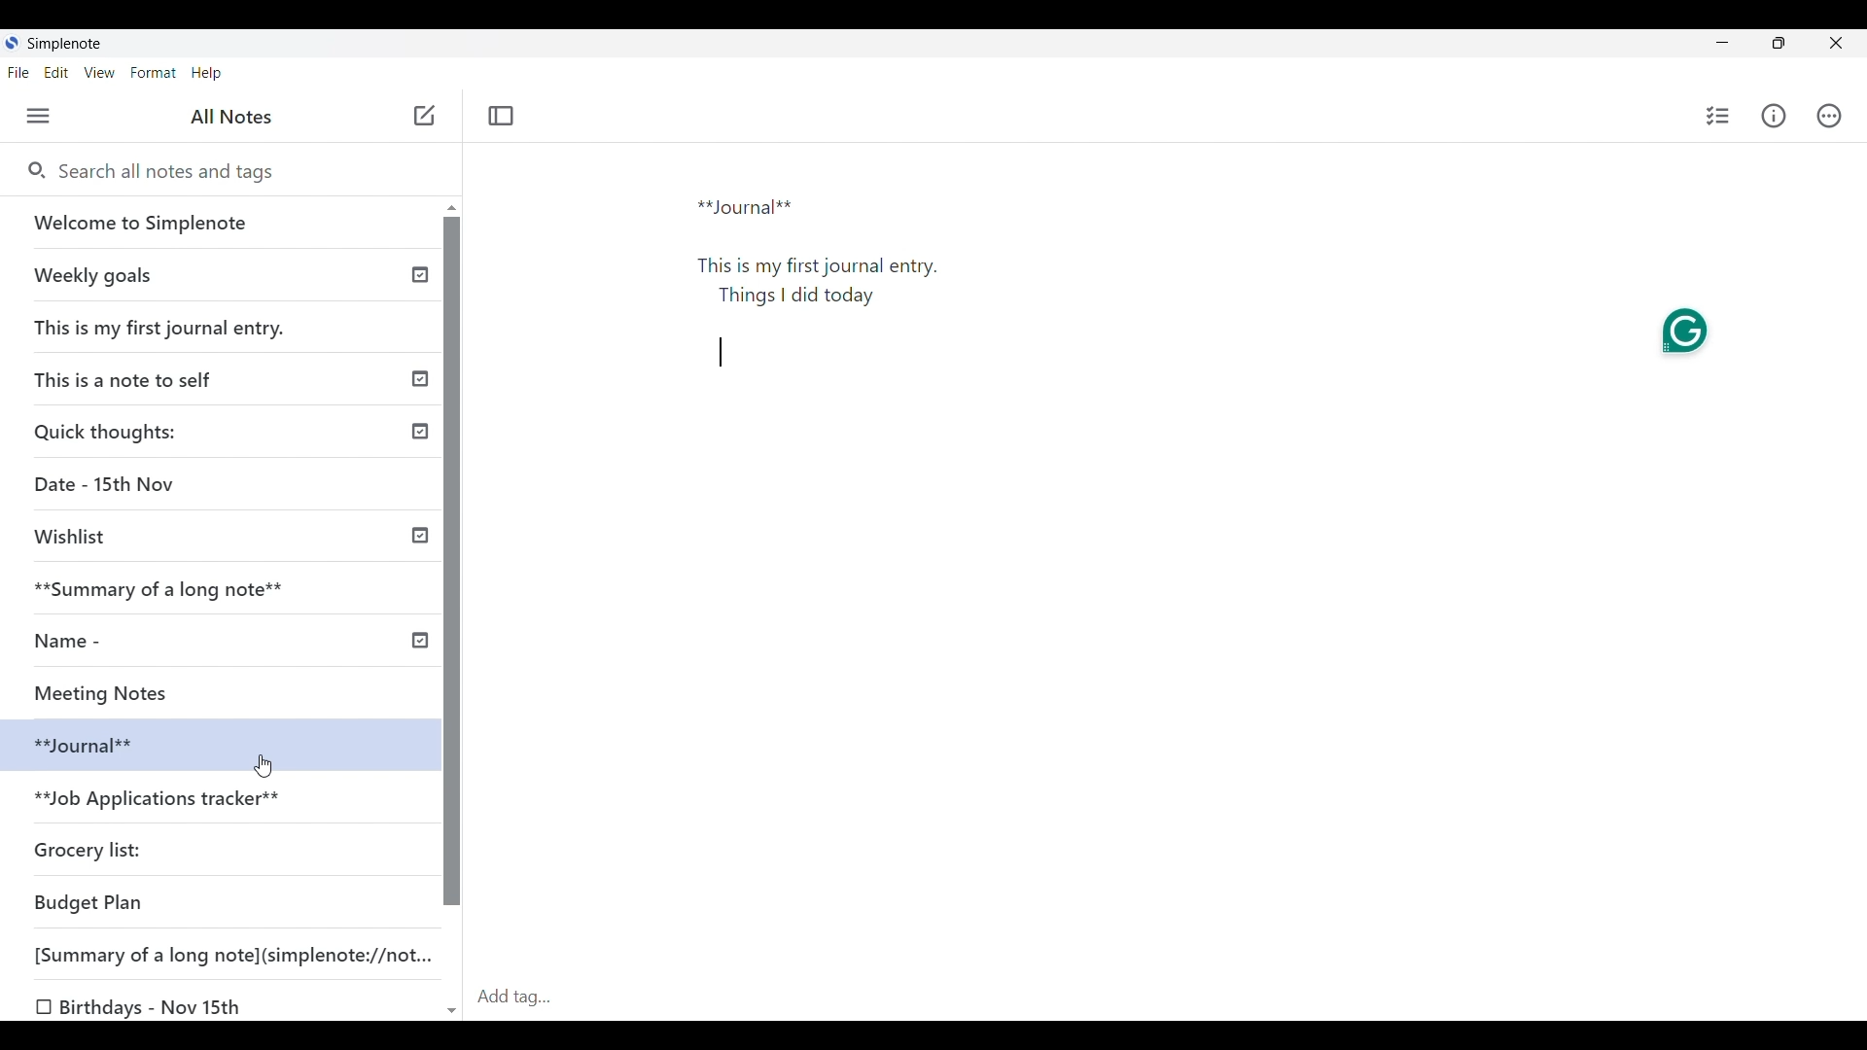 The height and width of the screenshot is (1050, 1867). I want to click on **Job Applications tracker**, so click(161, 800).